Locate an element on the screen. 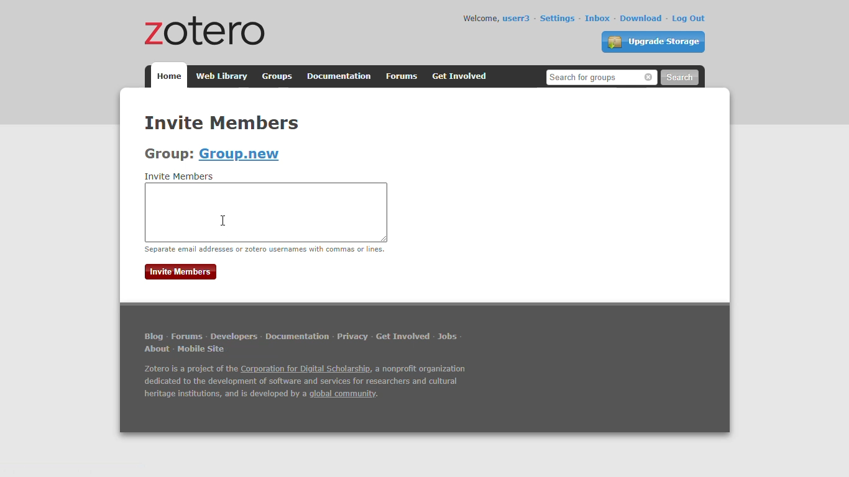 Image resolution: width=849 pixels, height=477 pixels. Zotero is a project of the Corporation for Digital Scholarship, a nonprofit organization
dedicated to the development of software and services for researchers and cultural
heritage institutions, and is developed by a global community. is located at coordinates (305, 384).